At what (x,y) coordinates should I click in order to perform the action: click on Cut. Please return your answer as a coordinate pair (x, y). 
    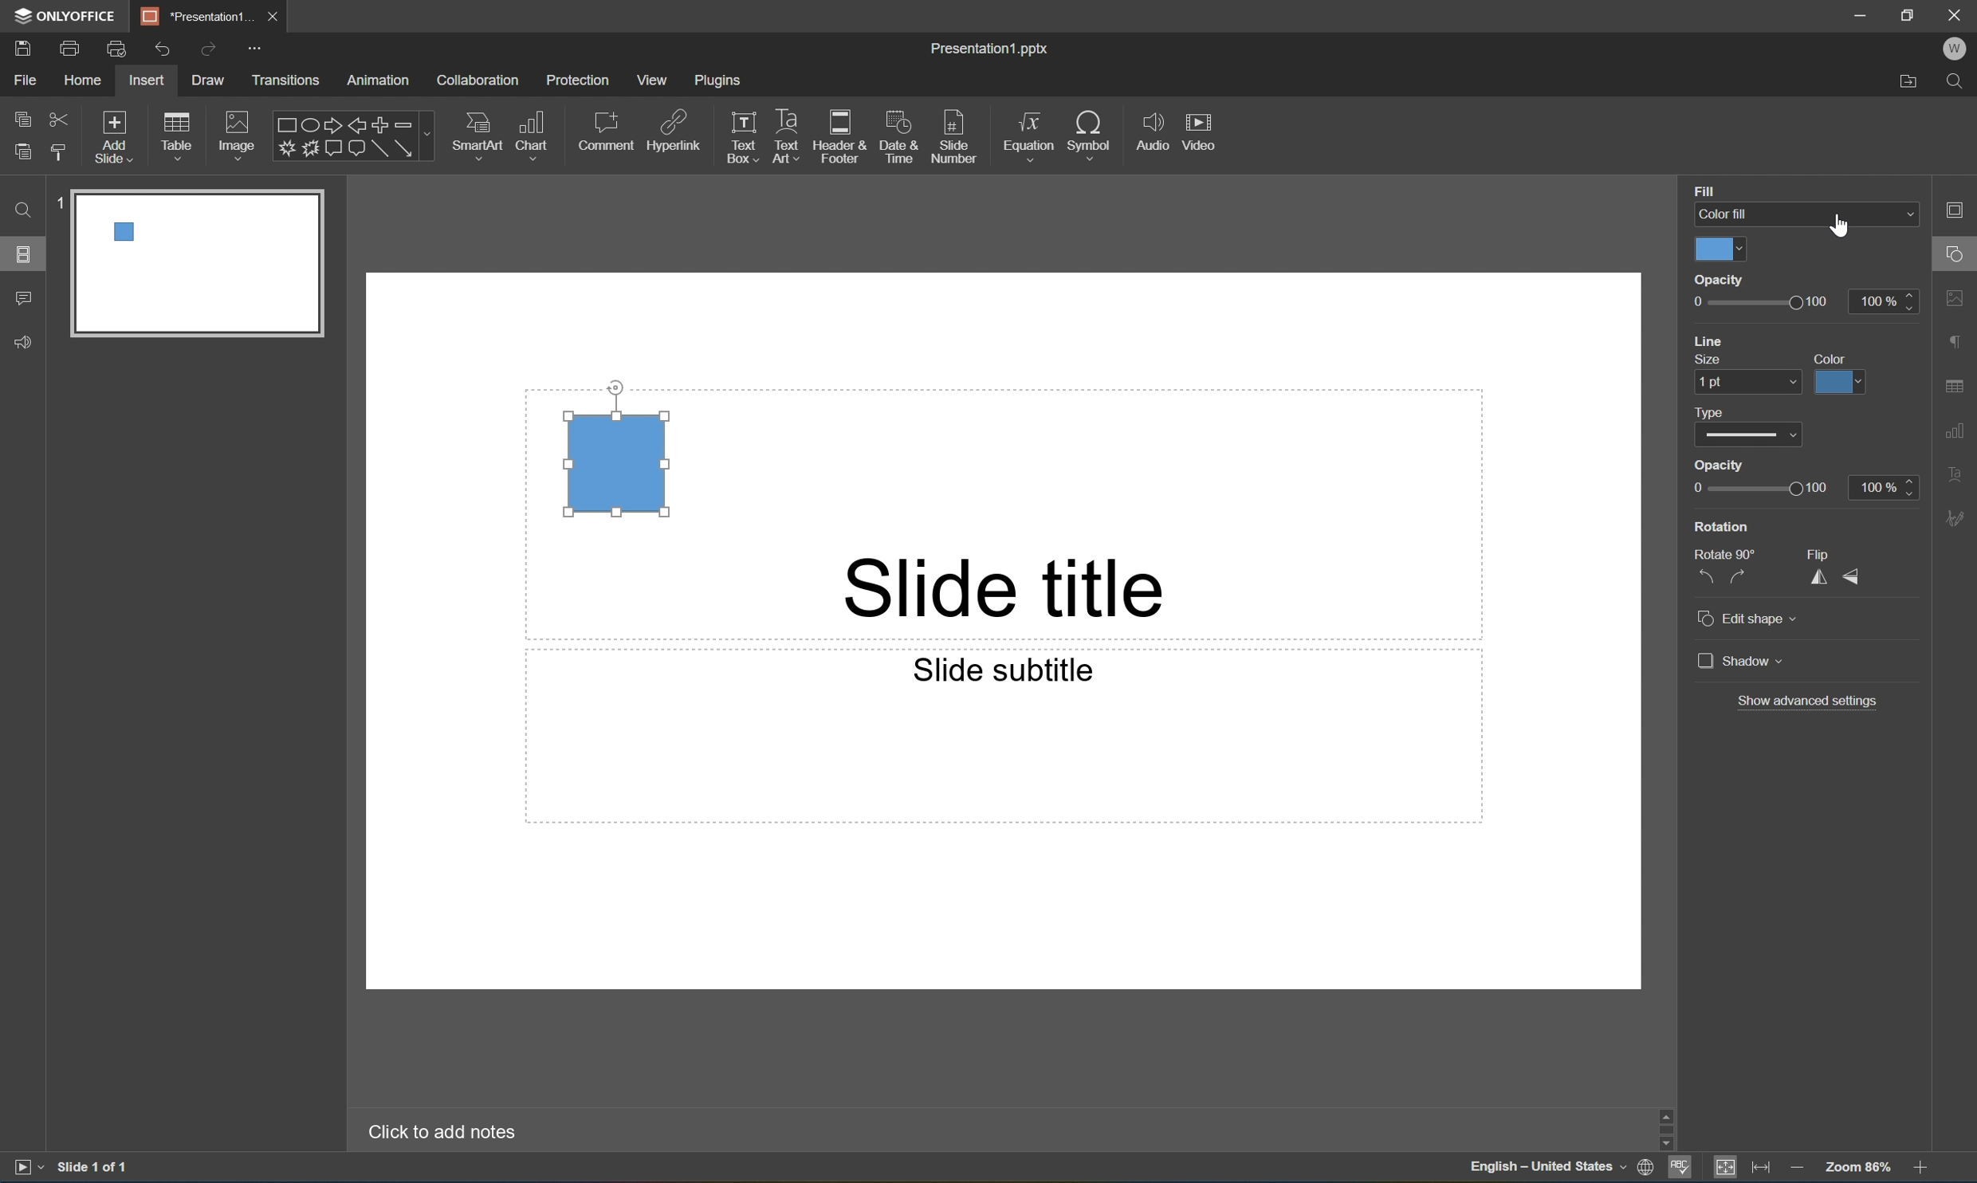
    Looking at the image, I should click on (60, 118).